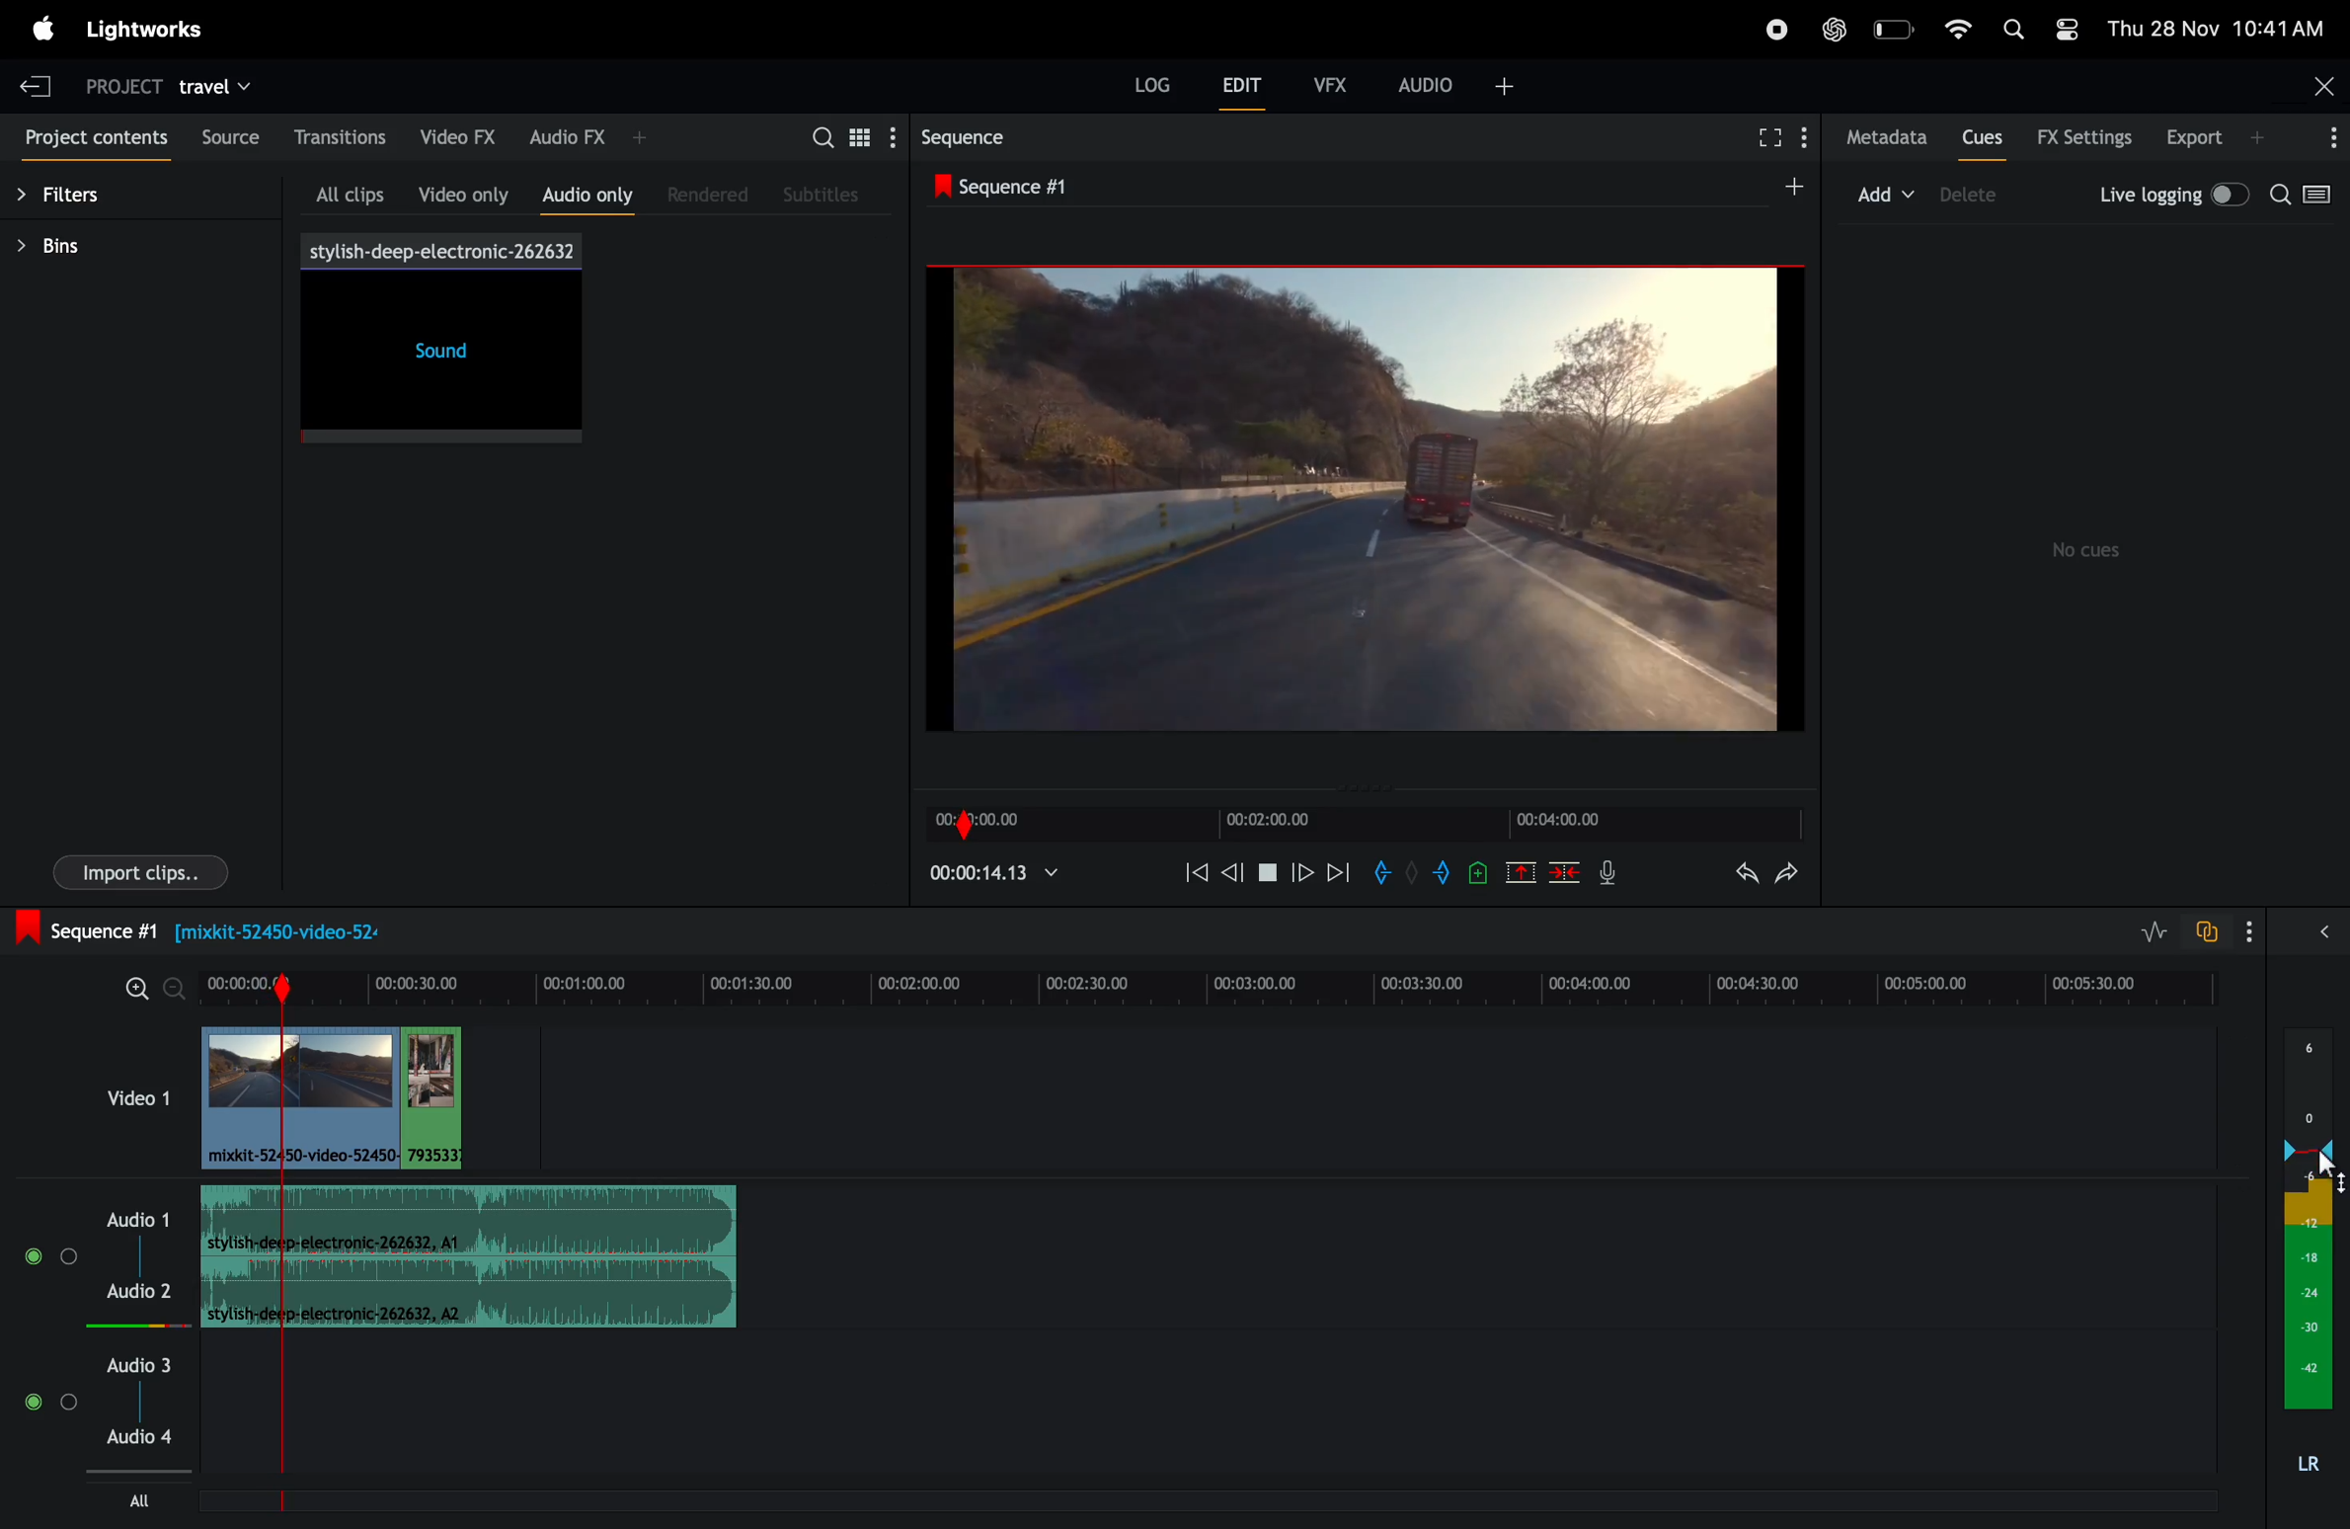 The height and width of the screenshot is (1529, 2350). Describe the element at coordinates (1560, 875) in the screenshot. I see `delete` at that location.